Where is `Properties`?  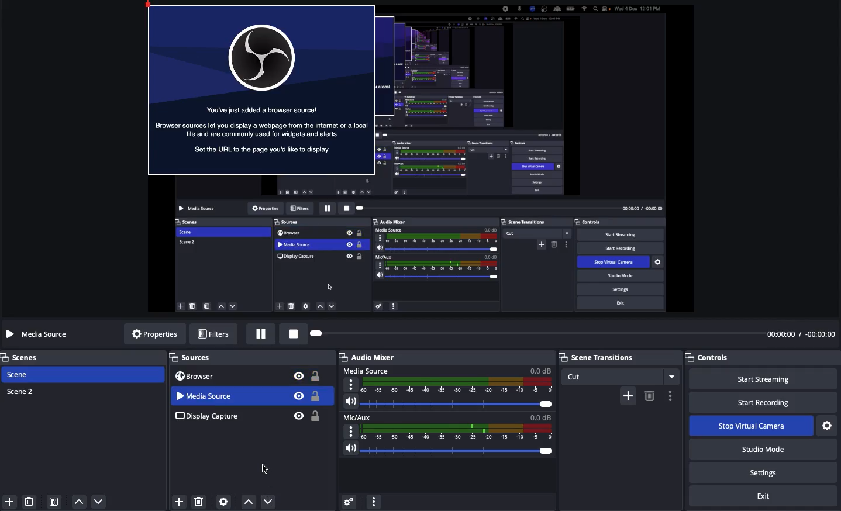 Properties is located at coordinates (154, 333).